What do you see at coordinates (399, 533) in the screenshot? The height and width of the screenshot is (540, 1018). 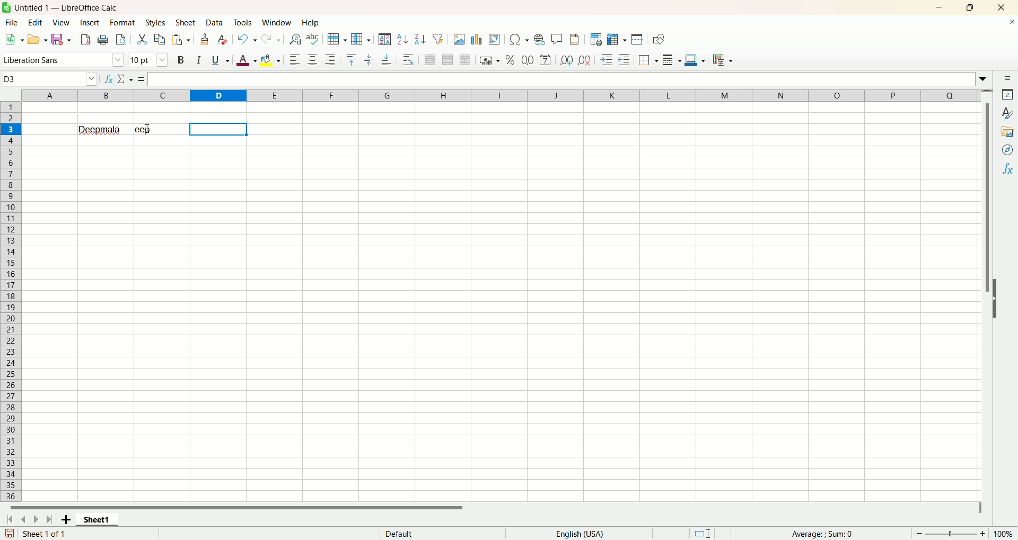 I see `Text` at bounding box center [399, 533].